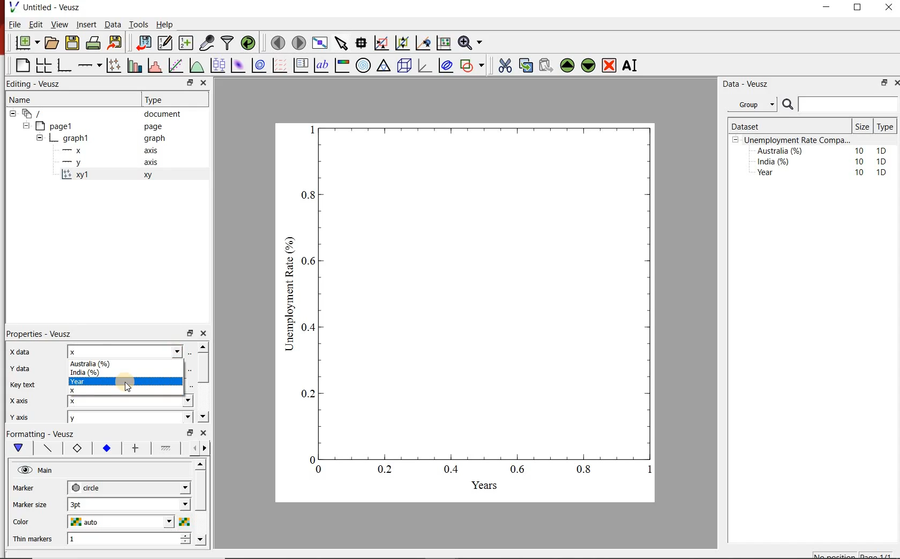 This screenshot has width=900, height=559. I want to click on auto, so click(122, 522).